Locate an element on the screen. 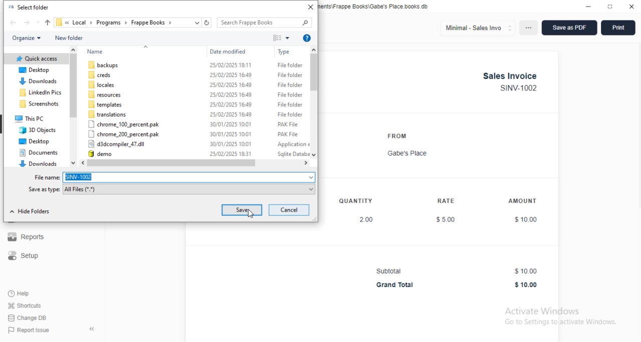 The height and width of the screenshot is (342, 641). this PC is located at coordinates (30, 119).